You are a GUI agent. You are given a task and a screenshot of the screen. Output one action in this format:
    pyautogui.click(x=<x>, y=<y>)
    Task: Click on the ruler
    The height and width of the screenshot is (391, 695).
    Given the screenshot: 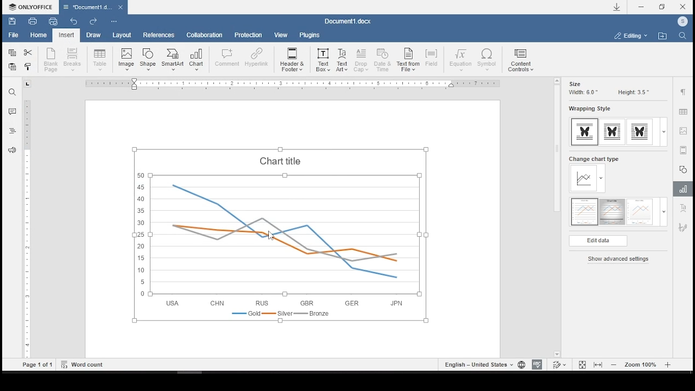 What is the action you would take?
    pyautogui.click(x=287, y=84)
    